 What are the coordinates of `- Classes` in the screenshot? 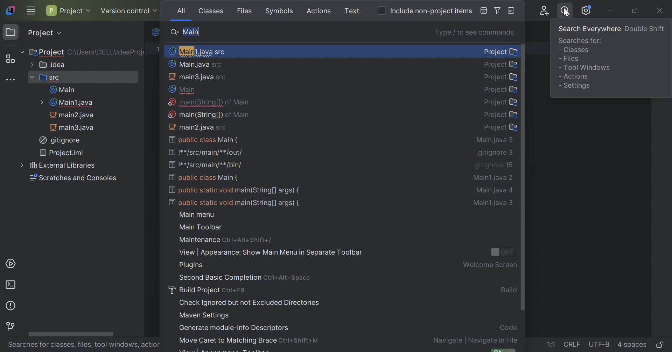 It's located at (575, 52).